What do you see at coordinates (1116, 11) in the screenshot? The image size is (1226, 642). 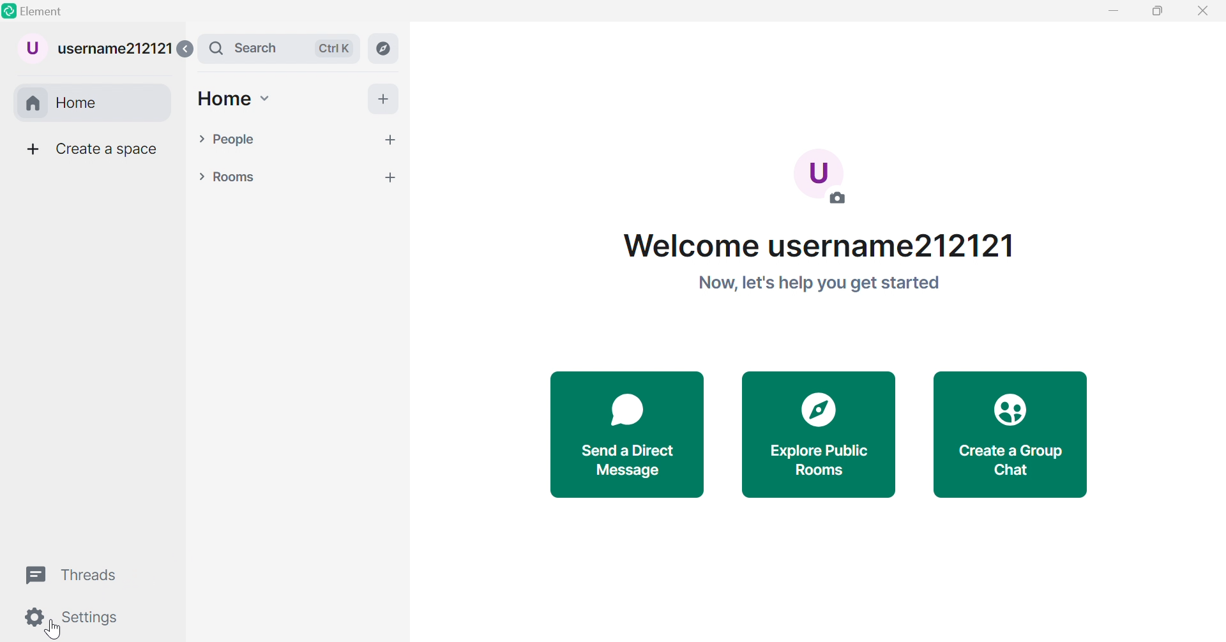 I see `Minimize` at bounding box center [1116, 11].